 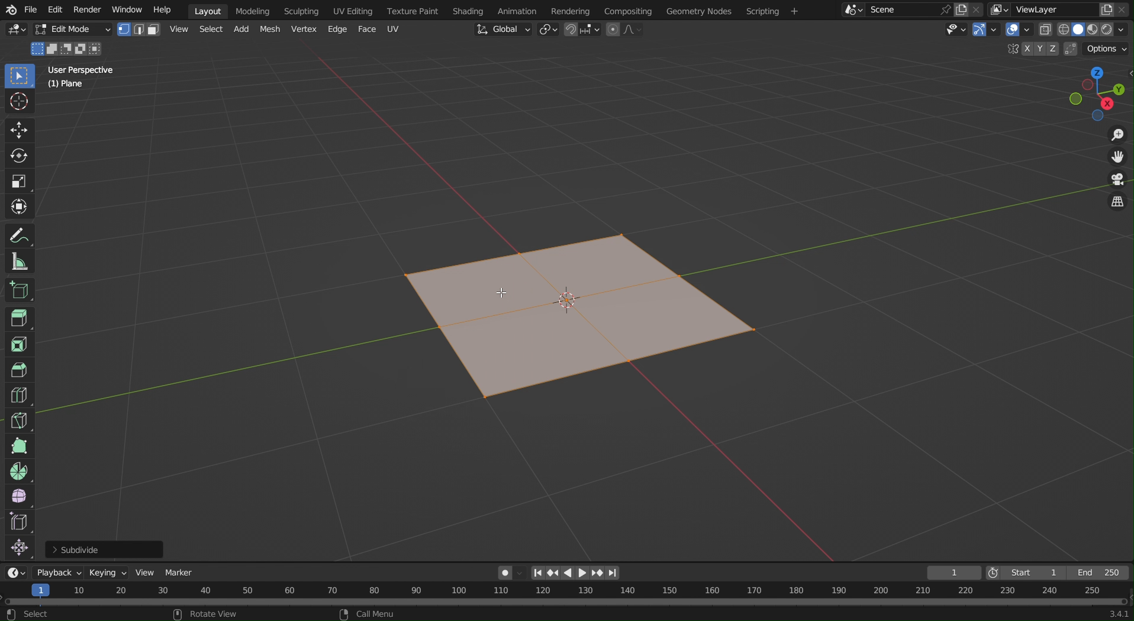 I want to click on UV Editing, so click(x=351, y=9).